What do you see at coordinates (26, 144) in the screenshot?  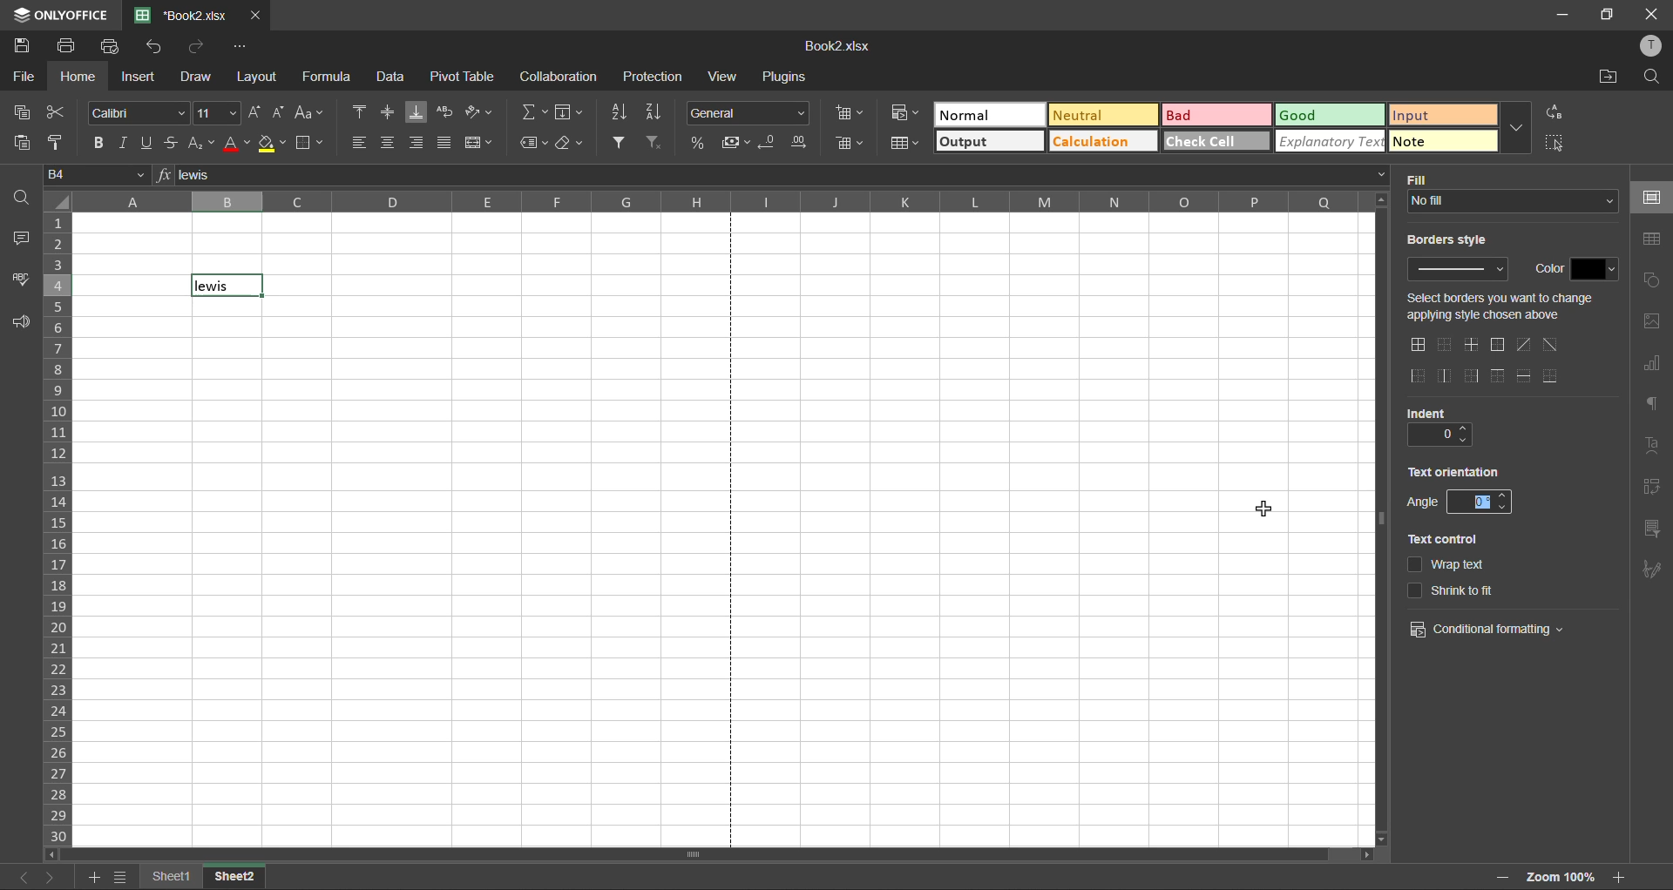 I see `paste` at bounding box center [26, 144].